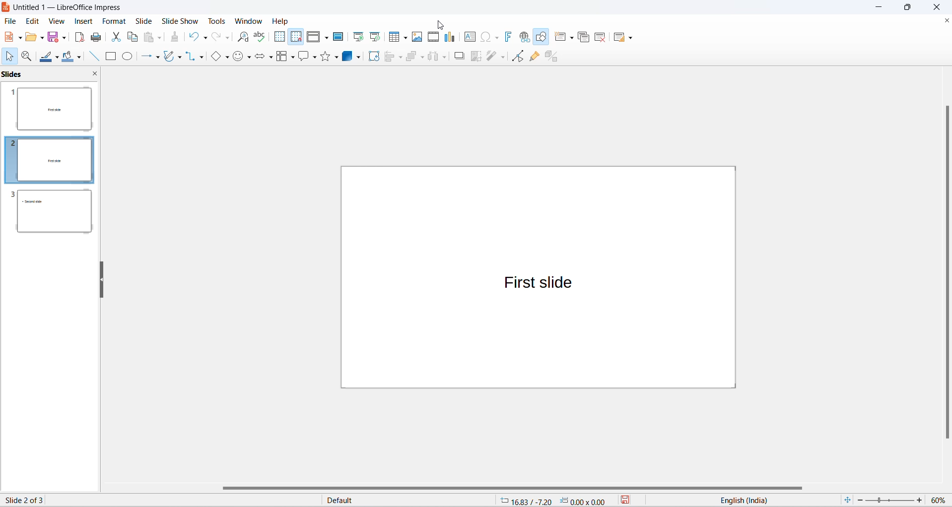  What do you see at coordinates (42, 36) in the screenshot?
I see `open options` at bounding box center [42, 36].